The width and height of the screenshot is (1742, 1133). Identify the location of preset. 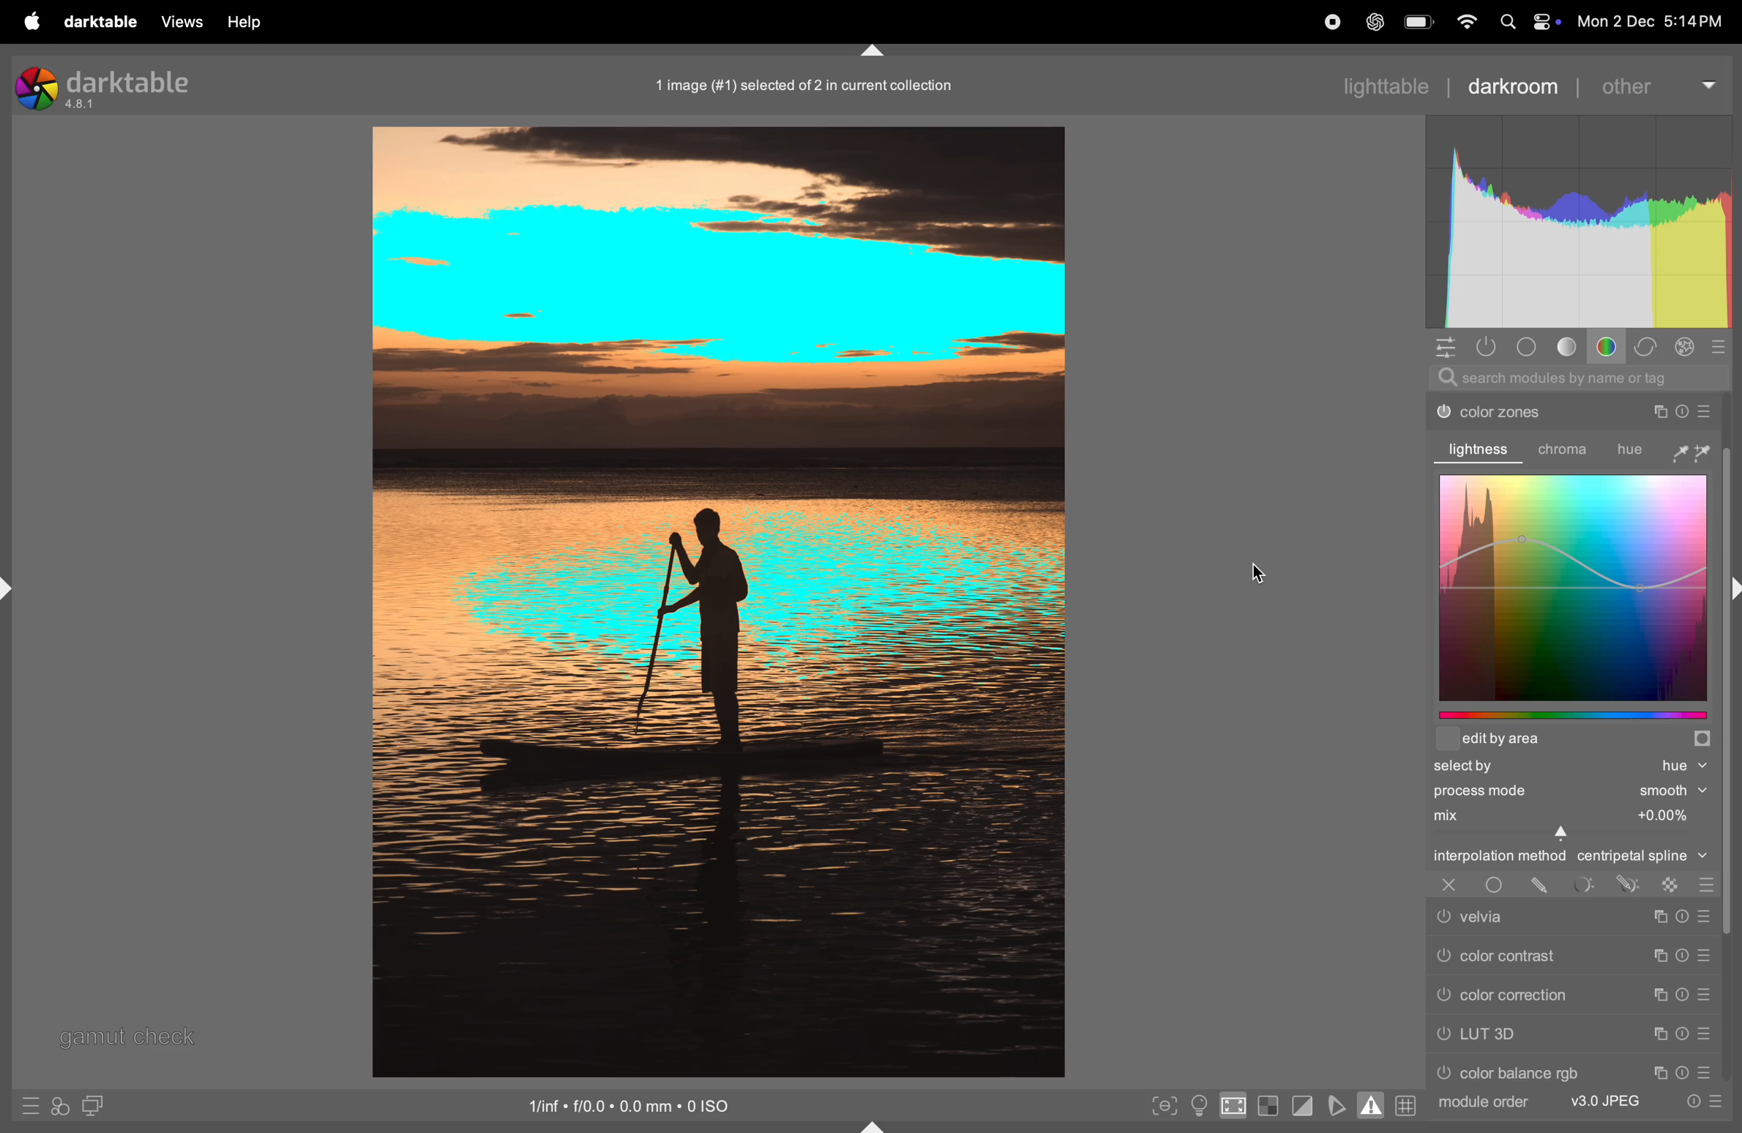
(1704, 1071).